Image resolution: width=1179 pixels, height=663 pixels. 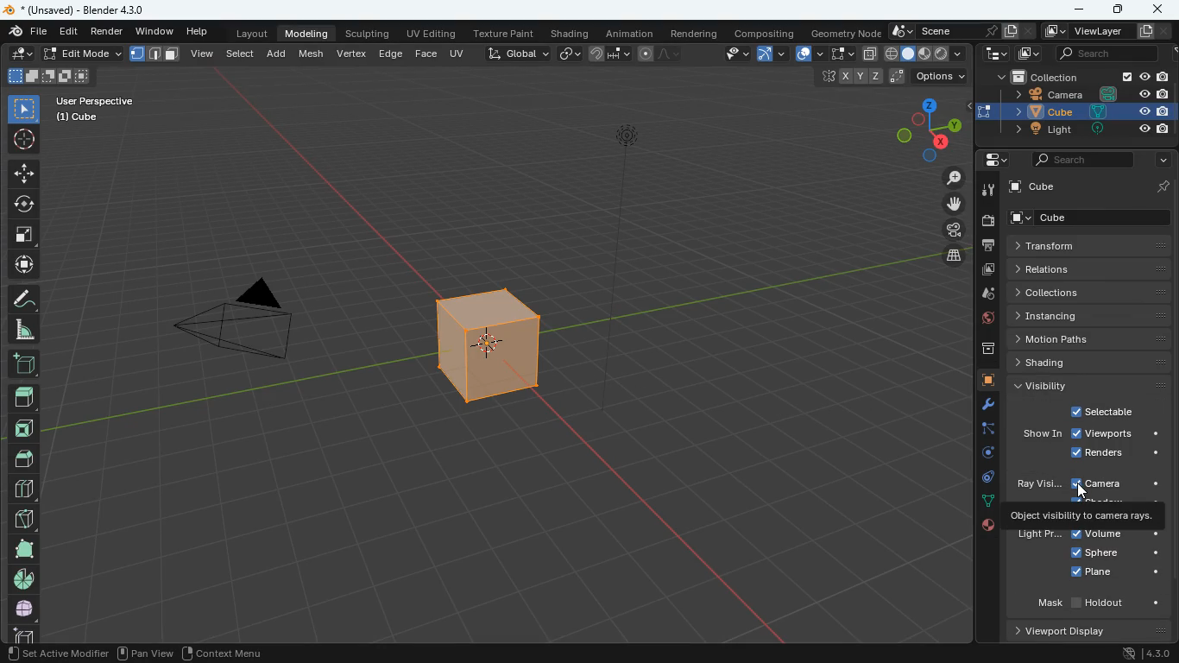 I want to click on view, so click(x=203, y=54).